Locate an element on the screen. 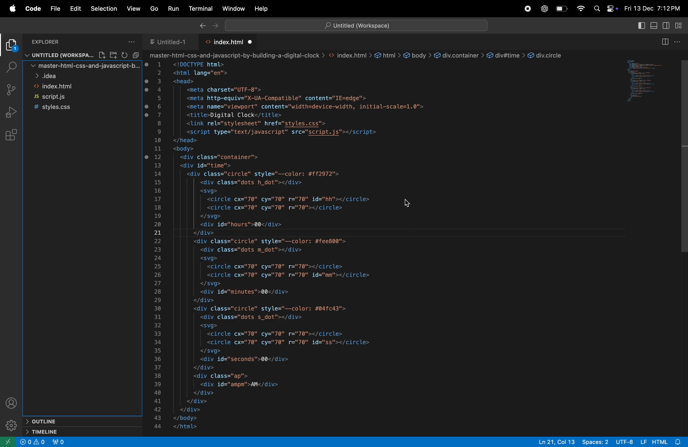  RUN is located at coordinates (174, 8).